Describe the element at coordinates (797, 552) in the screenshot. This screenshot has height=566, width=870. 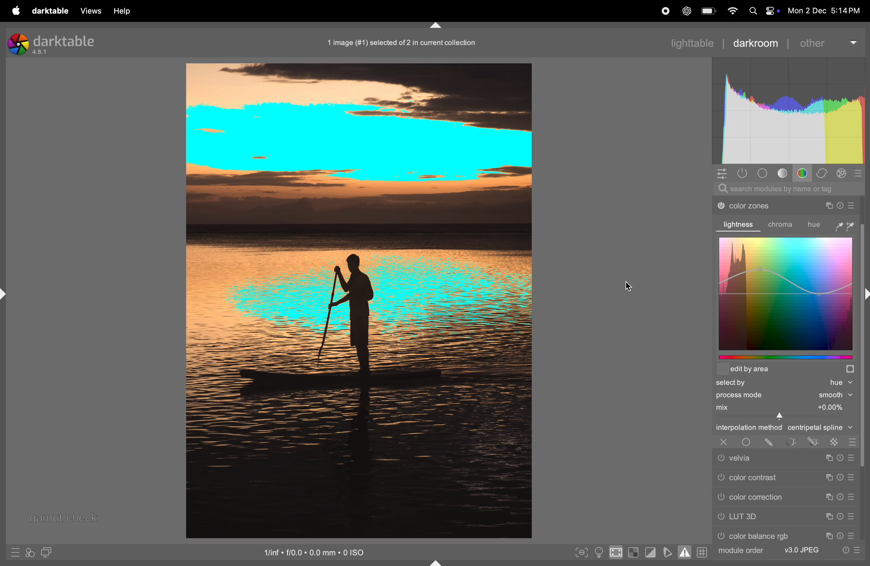
I see `v3 jpeg` at that location.